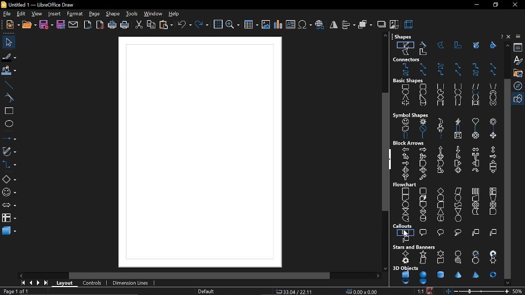 The height and width of the screenshot is (295, 525). I want to click on merge, so click(458, 211).